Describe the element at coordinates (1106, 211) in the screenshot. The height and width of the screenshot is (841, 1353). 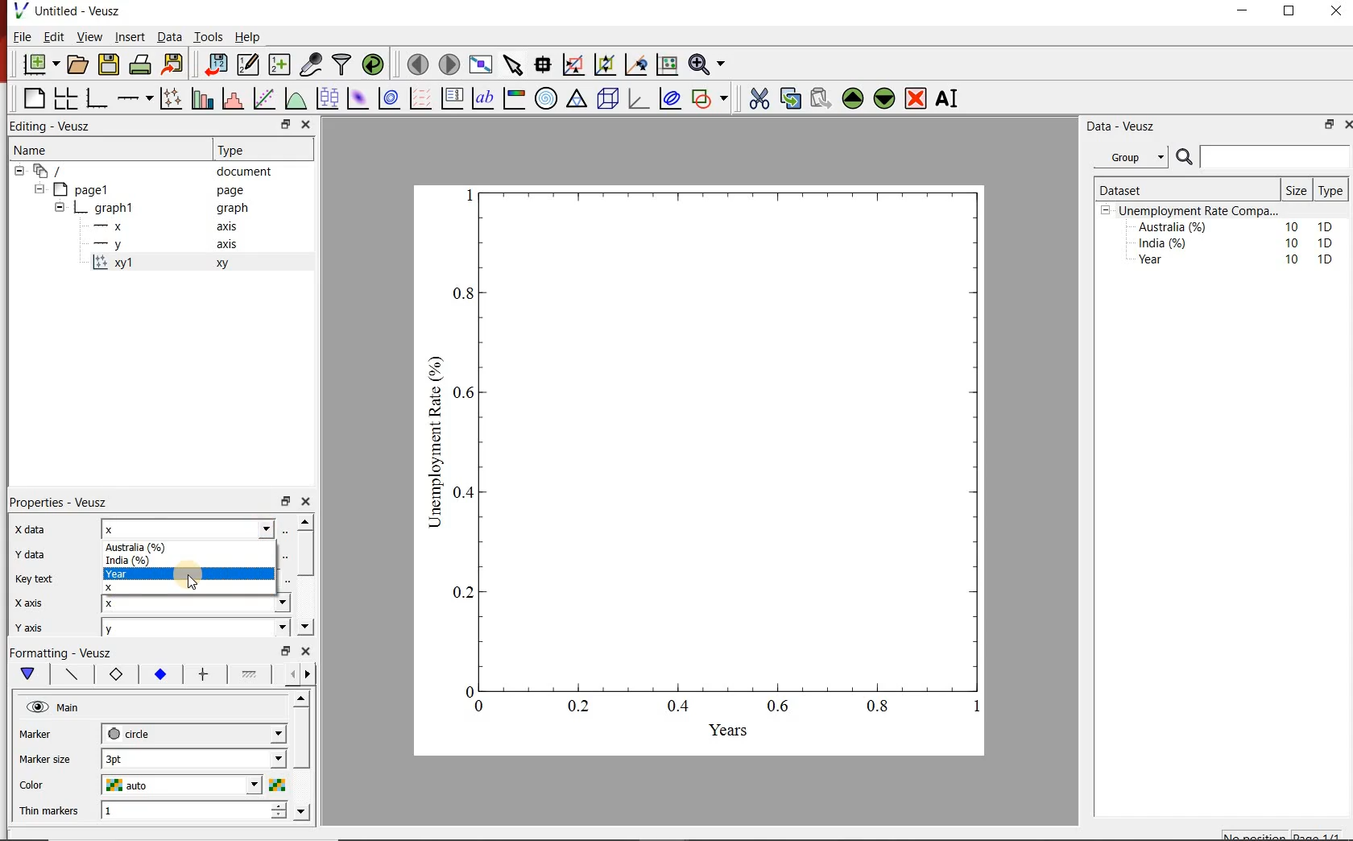
I see `collpase` at that location.